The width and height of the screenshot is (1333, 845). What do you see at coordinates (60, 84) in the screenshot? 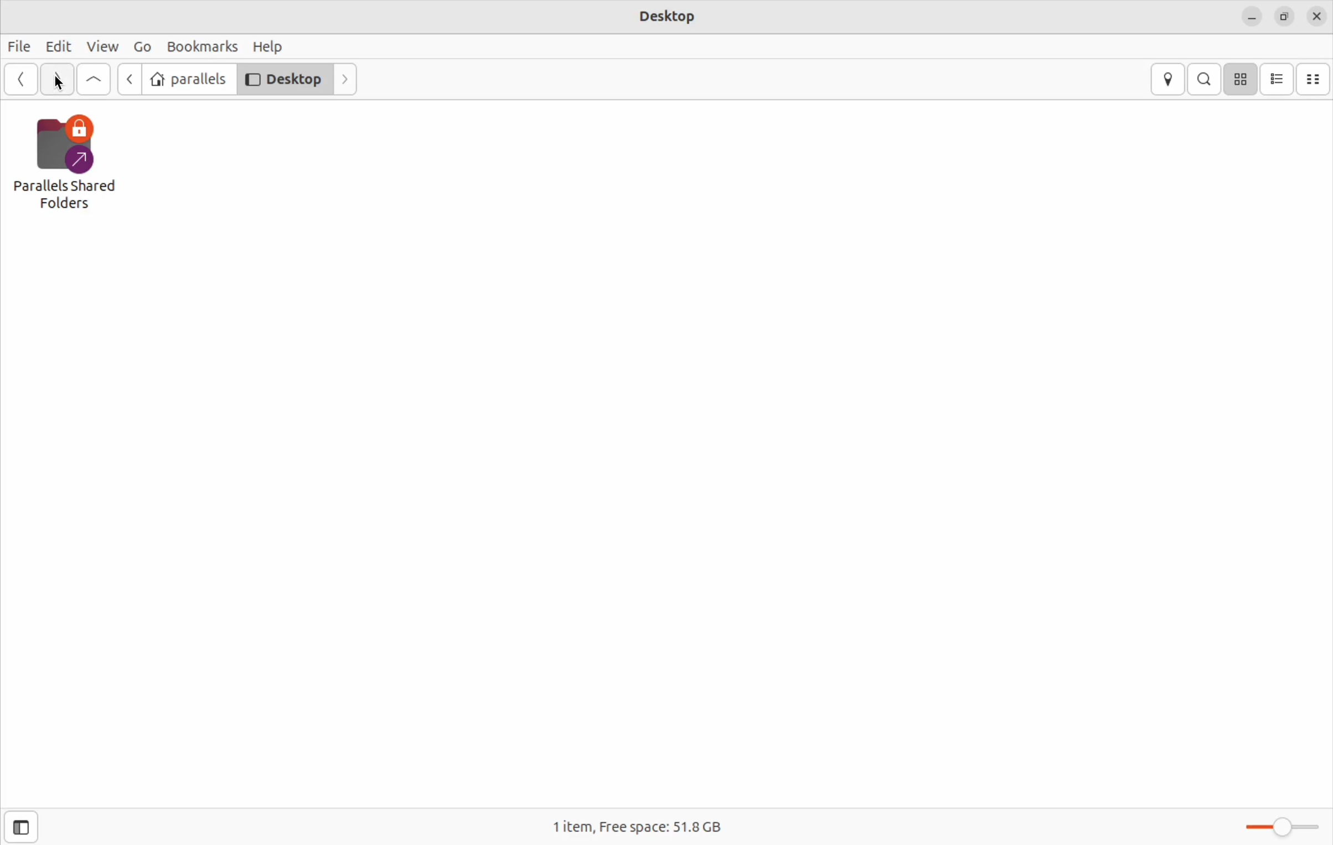
I see `cursor` at bounding box center [60, 84].